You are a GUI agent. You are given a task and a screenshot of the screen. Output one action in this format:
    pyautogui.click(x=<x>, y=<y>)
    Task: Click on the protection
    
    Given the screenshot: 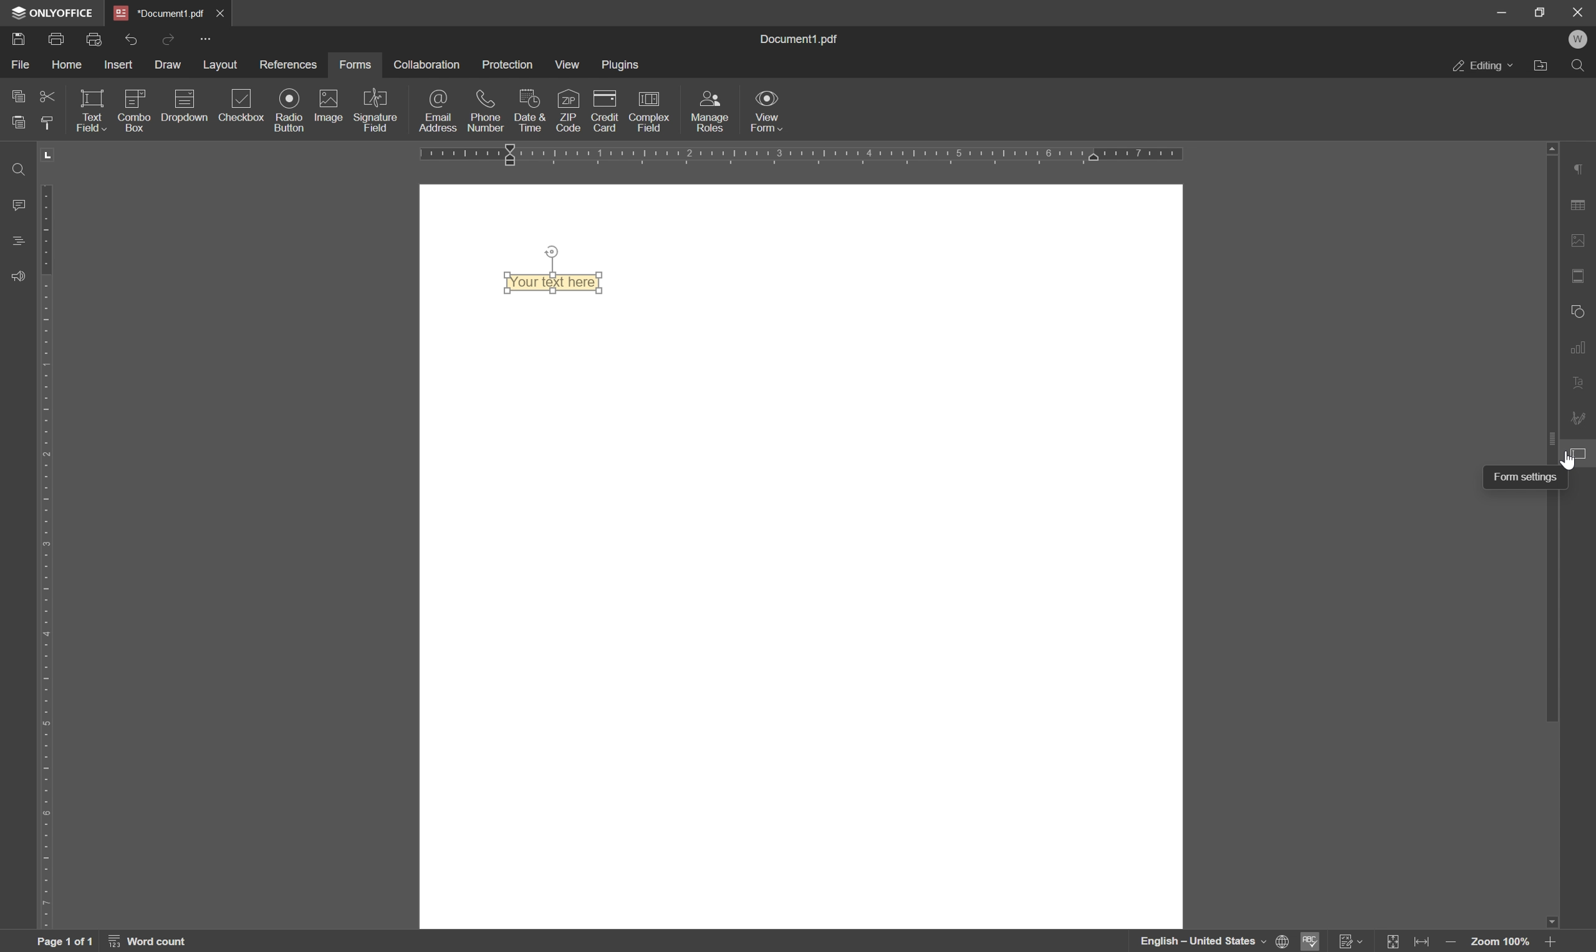 What is the action you would take?
    pyautogui.click(x=509, y=63)
    